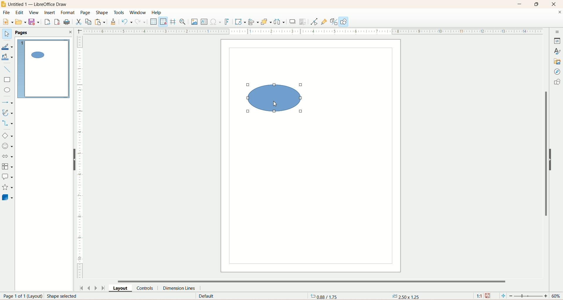  Describe the element at coordinates (138, 13) in the screenshot. I see `window` at that location.